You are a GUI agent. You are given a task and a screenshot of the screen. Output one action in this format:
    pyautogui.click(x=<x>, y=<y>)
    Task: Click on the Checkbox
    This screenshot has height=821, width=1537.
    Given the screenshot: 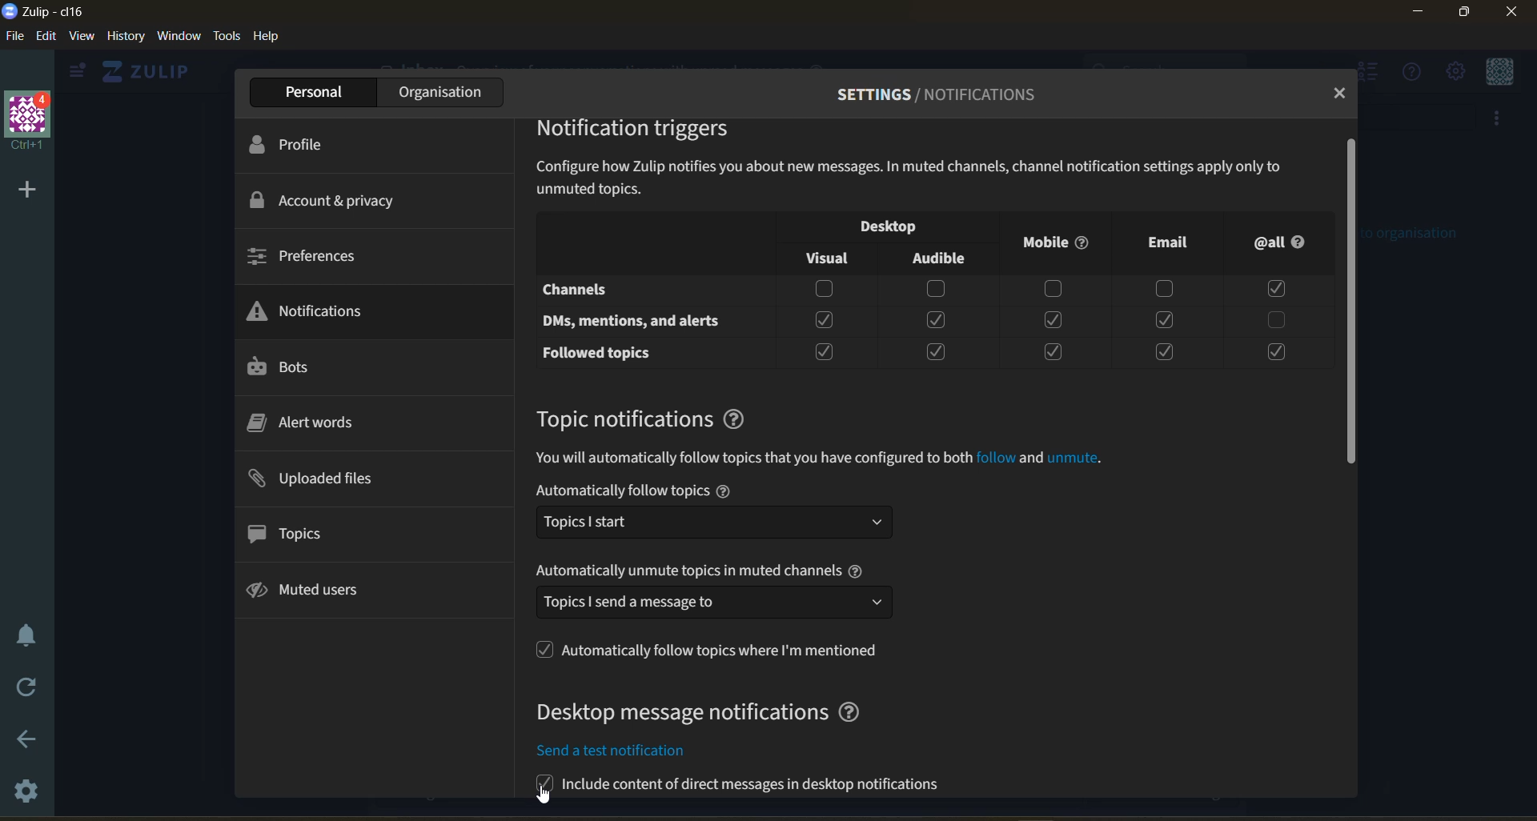 What is the action you would take?
    pyautogui.click(x=937, y=290)
    